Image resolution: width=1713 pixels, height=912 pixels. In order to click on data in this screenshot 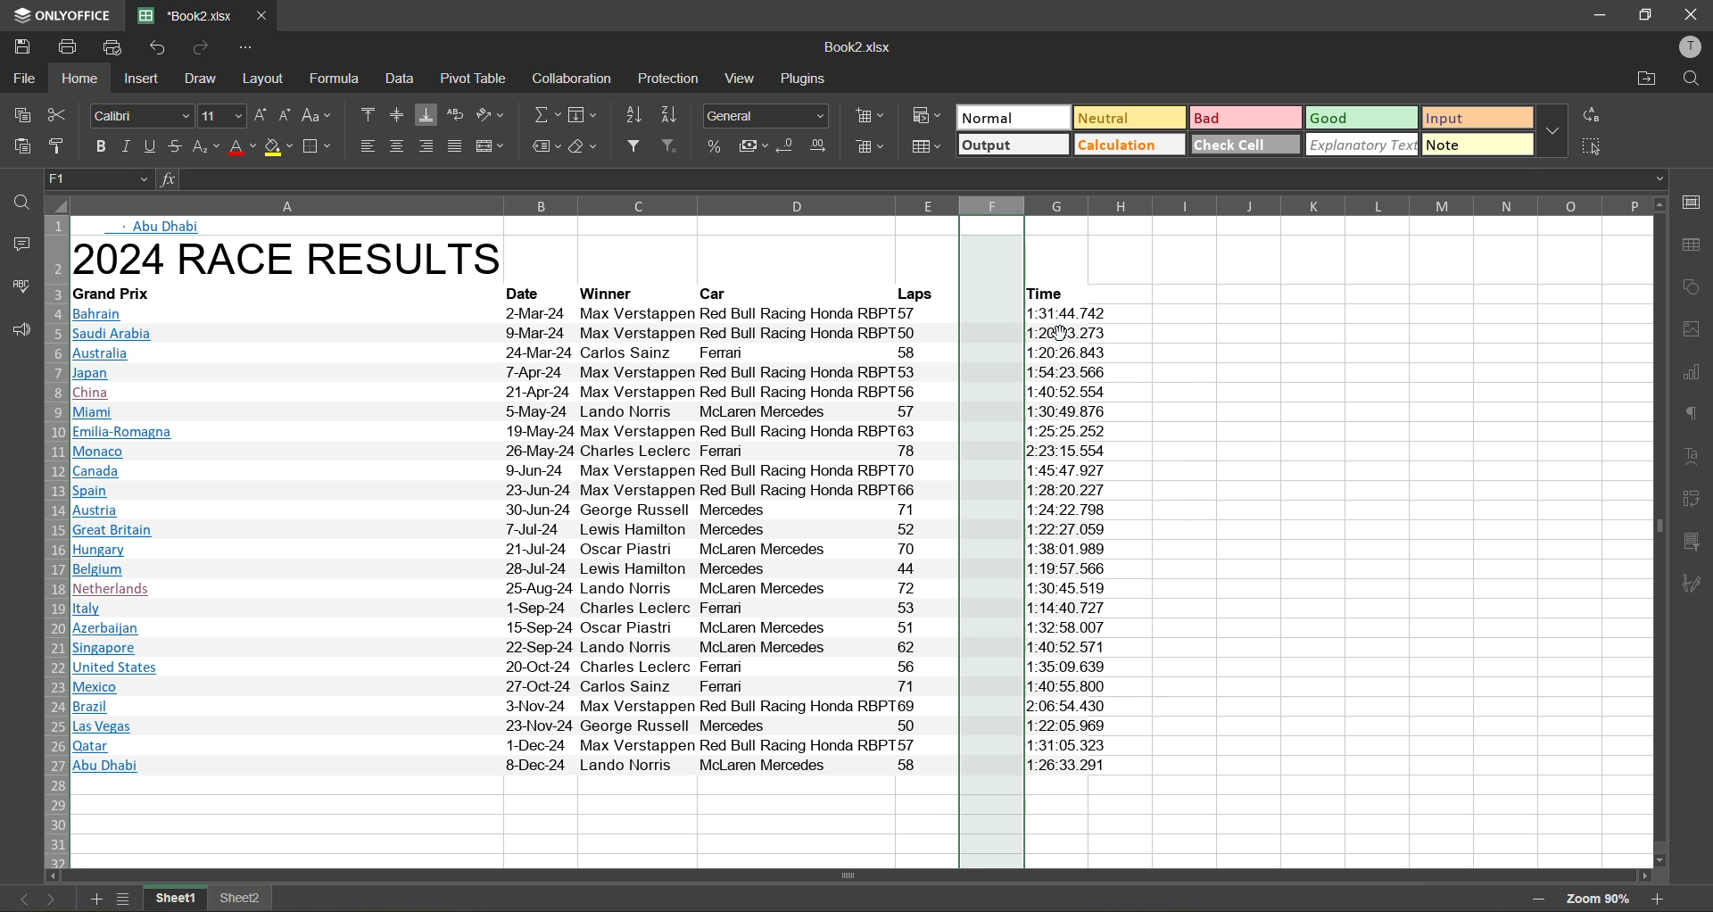, I will do `click(398, 79)`.